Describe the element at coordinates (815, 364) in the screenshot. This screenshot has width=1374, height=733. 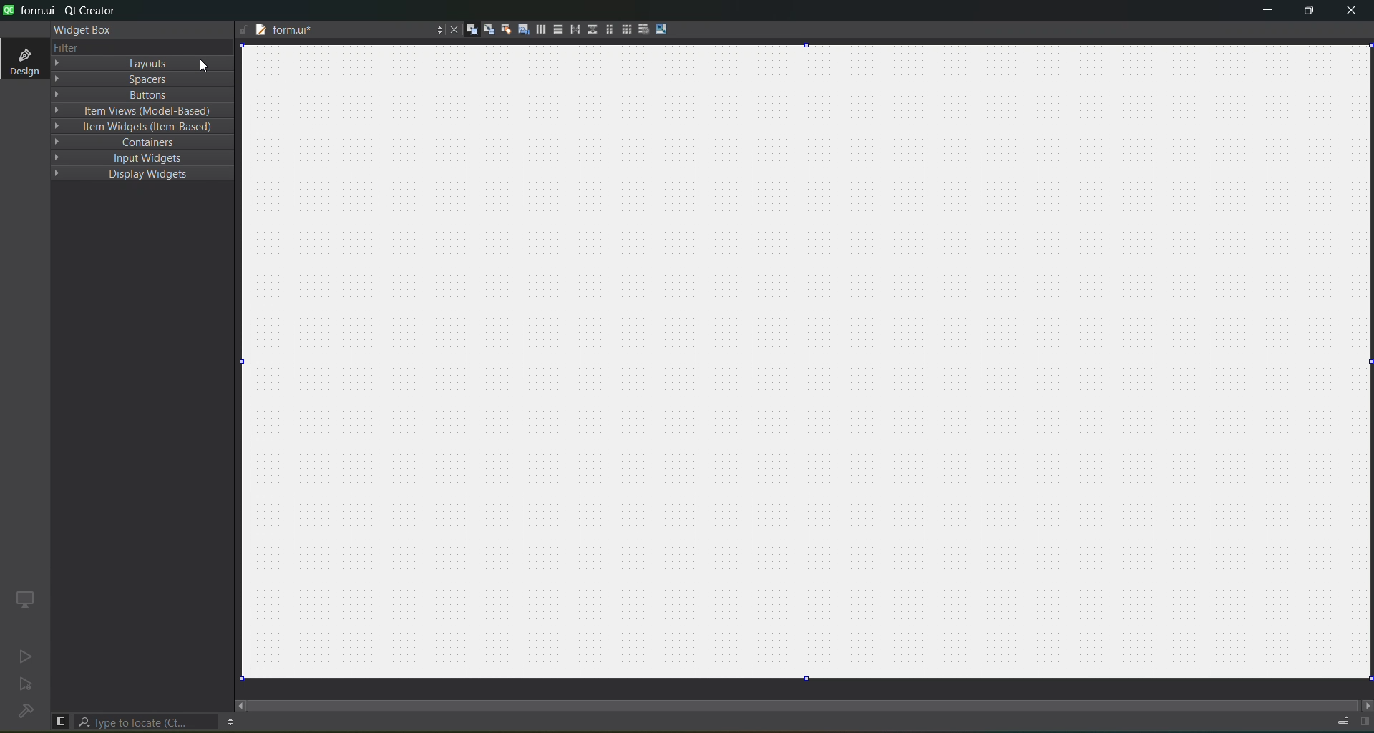
I see `canvas` at that location.